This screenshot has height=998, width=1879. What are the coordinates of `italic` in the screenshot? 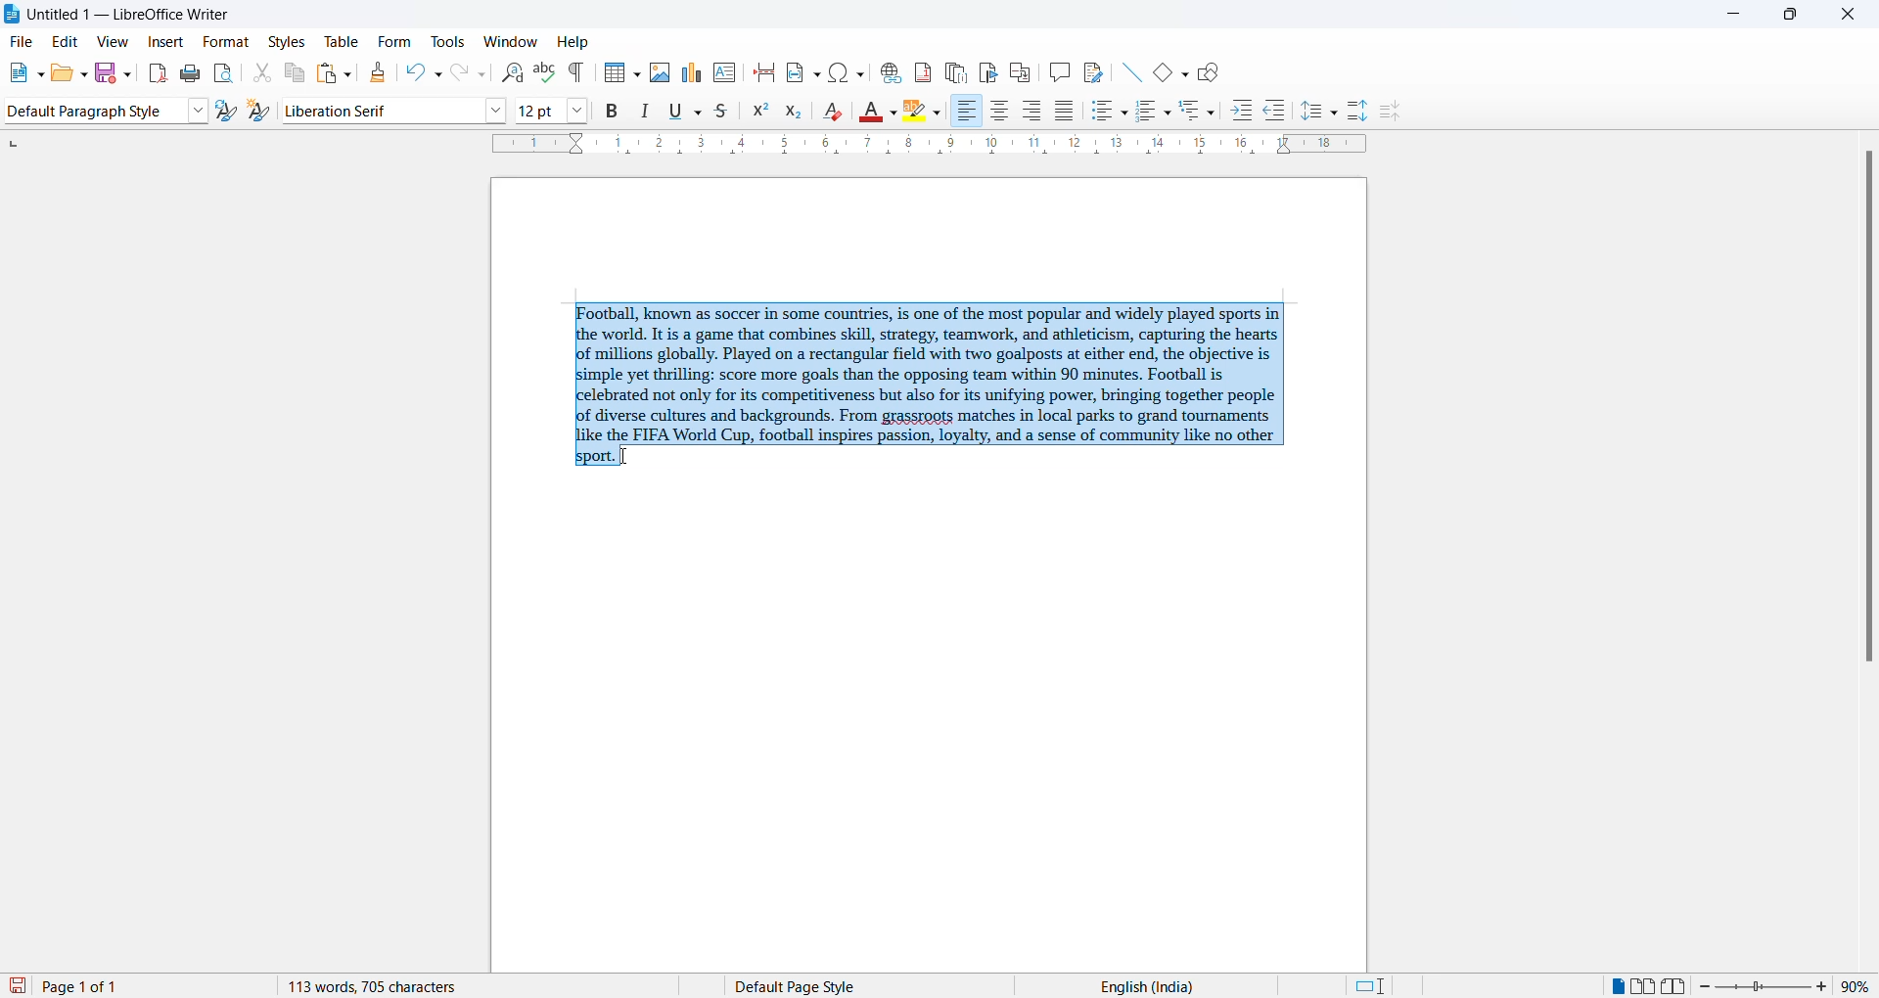 It's located at (645, 109).